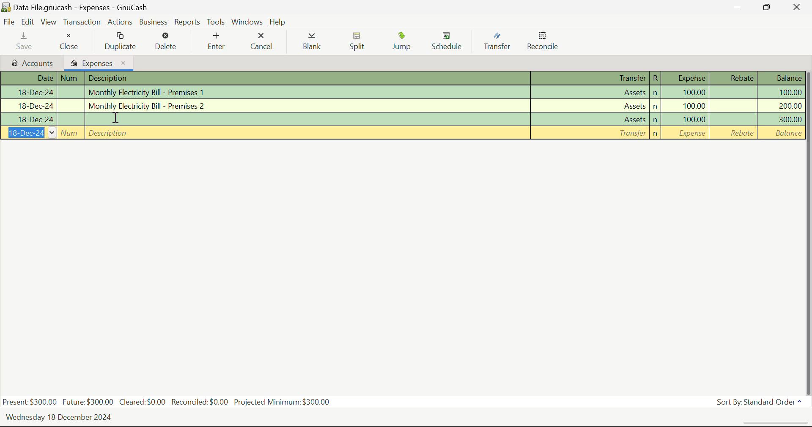 This screenshot has width=812, height=427. What do you see at coordinates (404, 79) in the screenshot?
I see `Transactions Column Headings` at bounding box center [404, 79].